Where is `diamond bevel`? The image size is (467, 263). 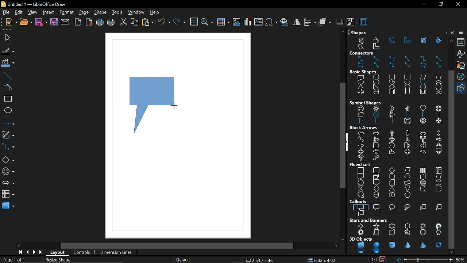 diamond bevel is located at coordinates (438, 121).